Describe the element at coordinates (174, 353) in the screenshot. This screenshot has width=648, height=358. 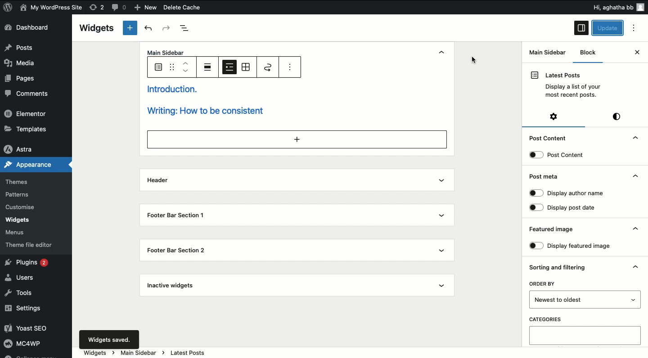
I see `widgets> main sidebar> latest posts` at that location.